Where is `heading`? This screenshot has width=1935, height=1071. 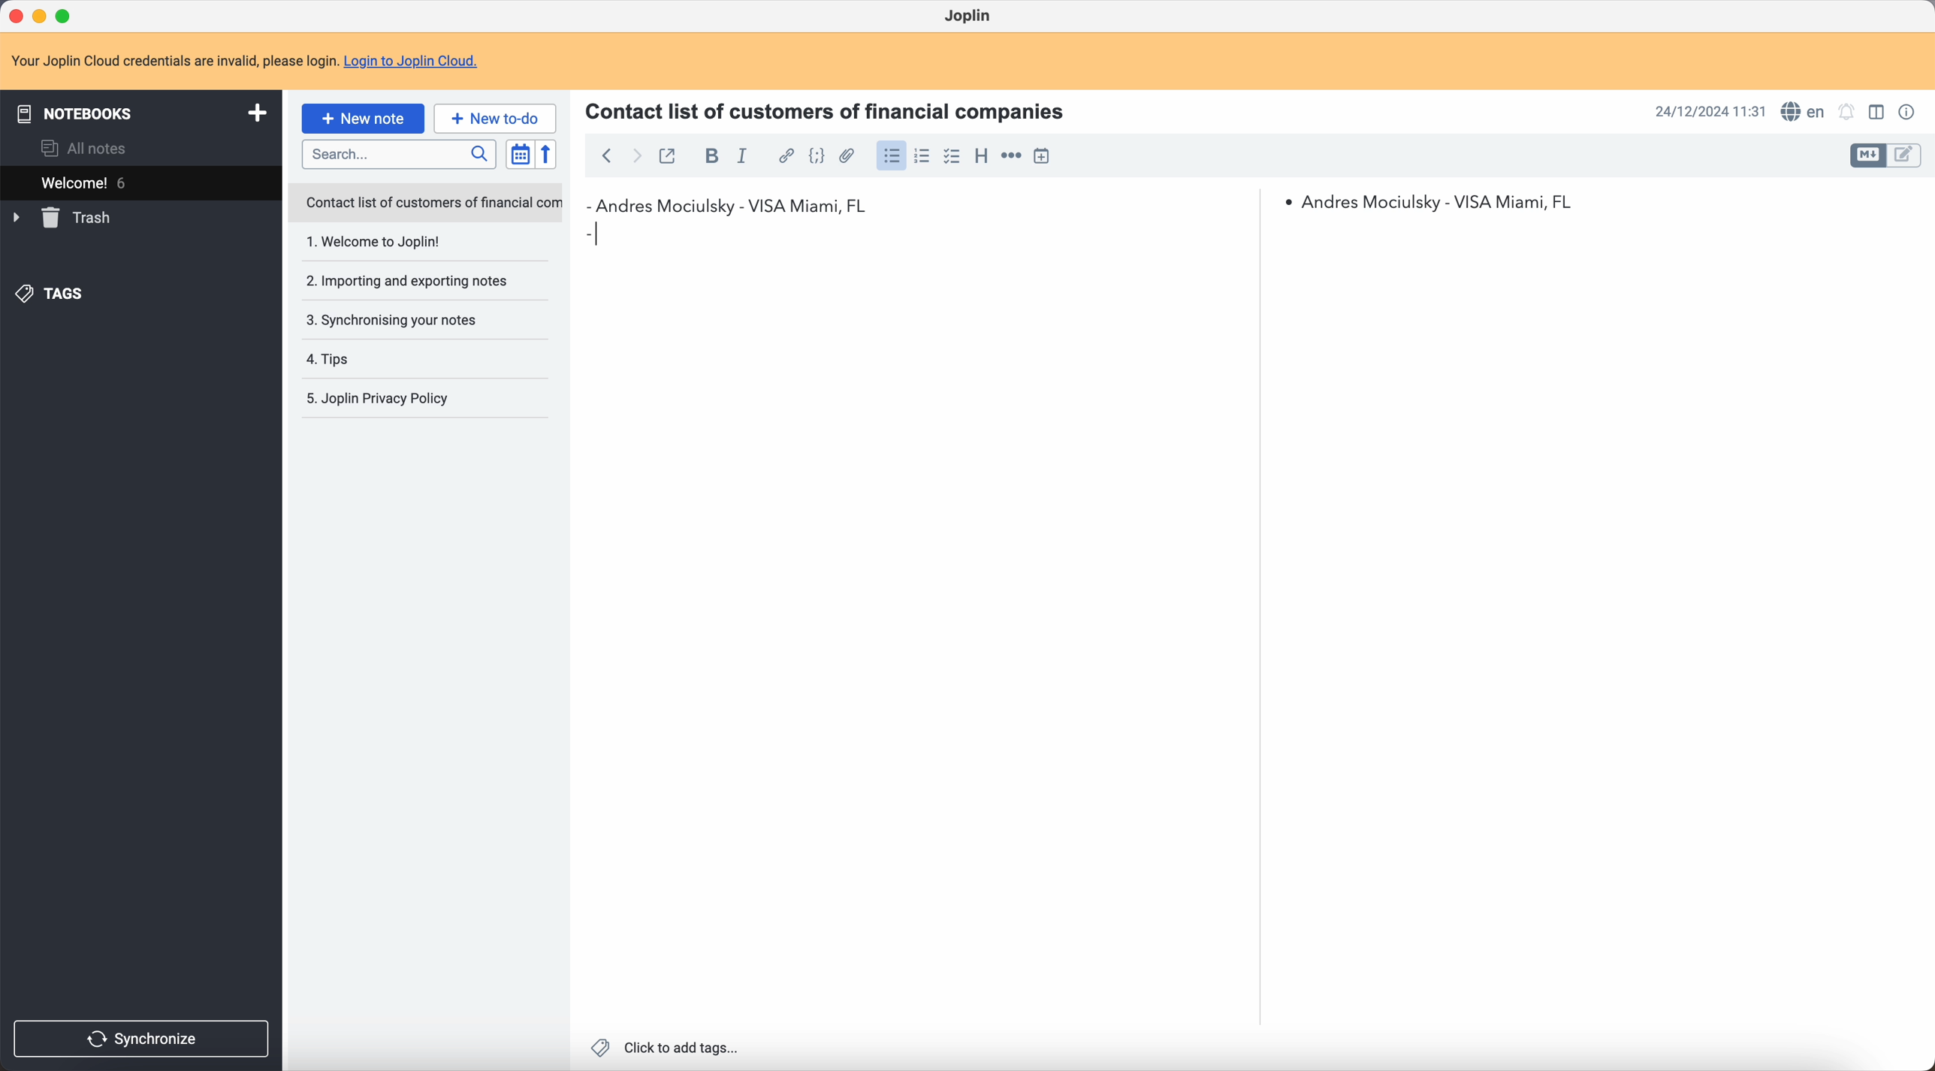
heading is located at coordinates (981, 157).